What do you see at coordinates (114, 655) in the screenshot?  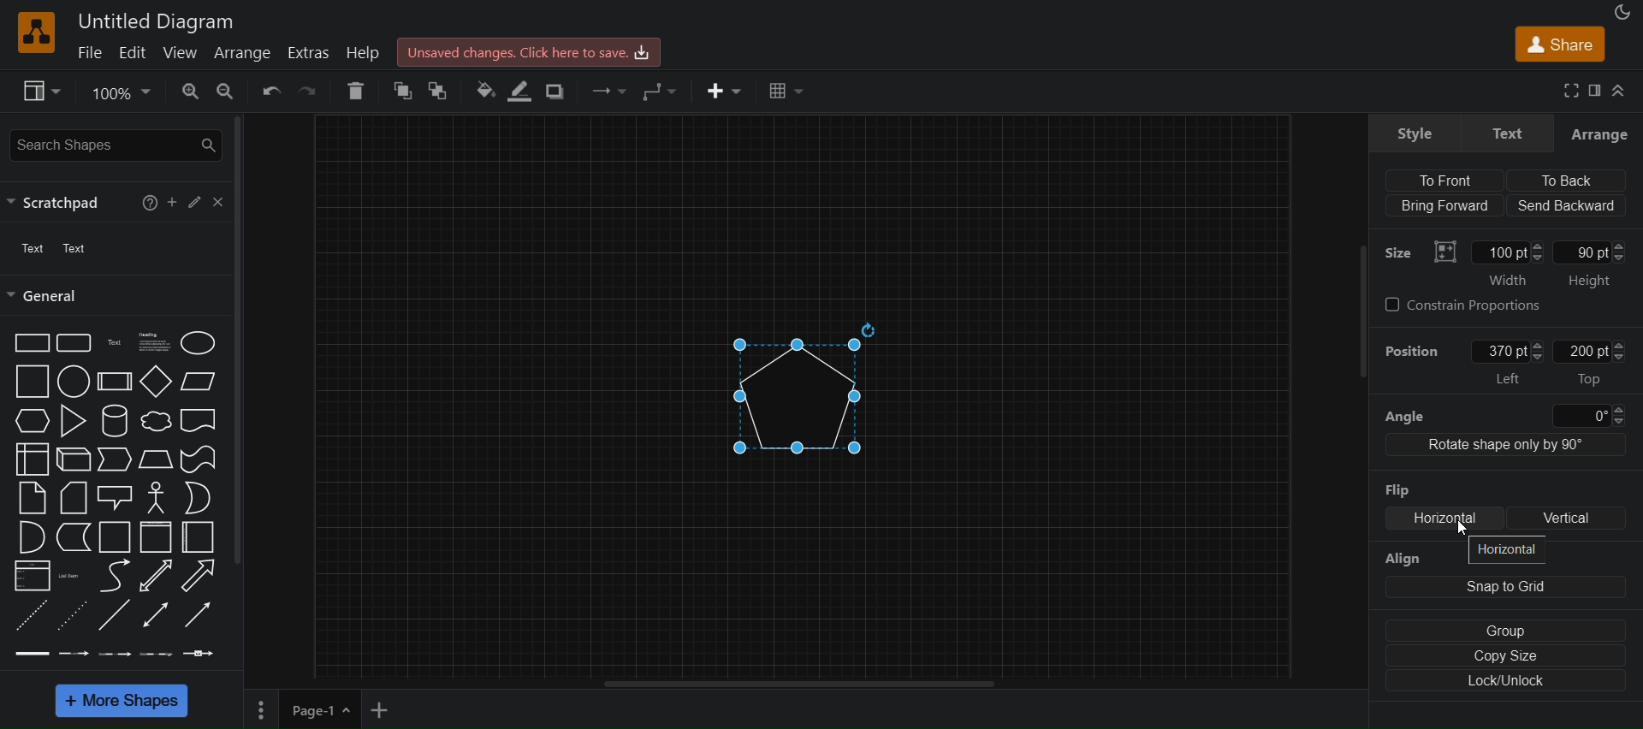 I see `Connector with 2 labels` at bounding box center [114, 655].